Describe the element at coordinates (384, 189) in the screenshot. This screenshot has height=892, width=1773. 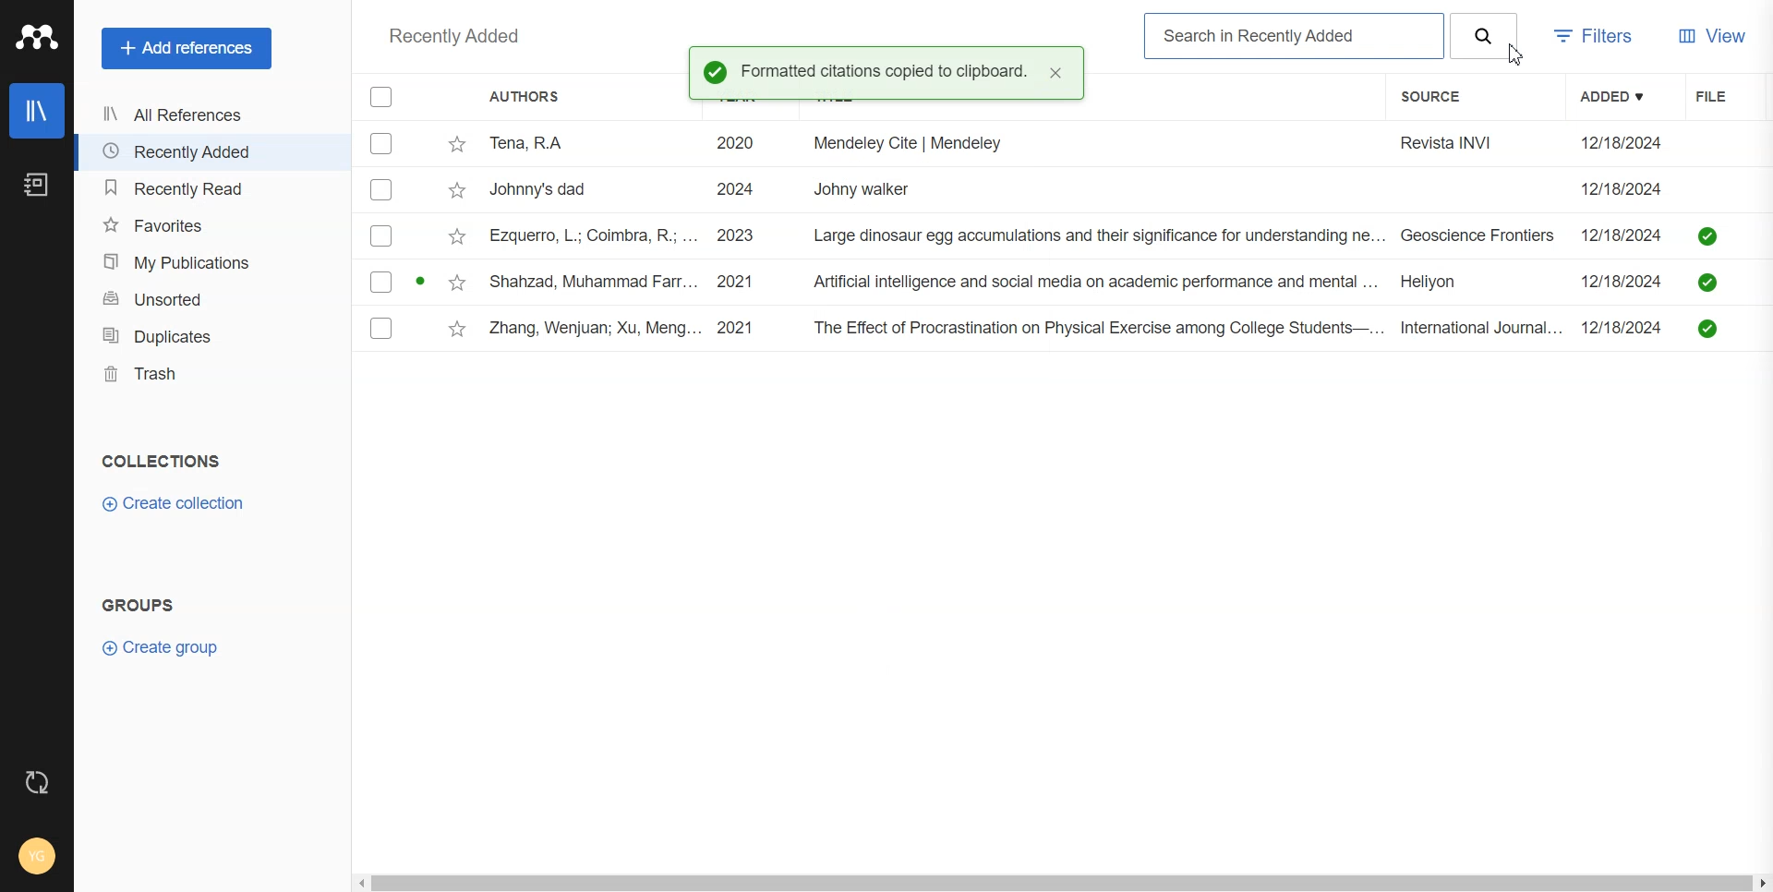
I see `Checkbox` at that location.